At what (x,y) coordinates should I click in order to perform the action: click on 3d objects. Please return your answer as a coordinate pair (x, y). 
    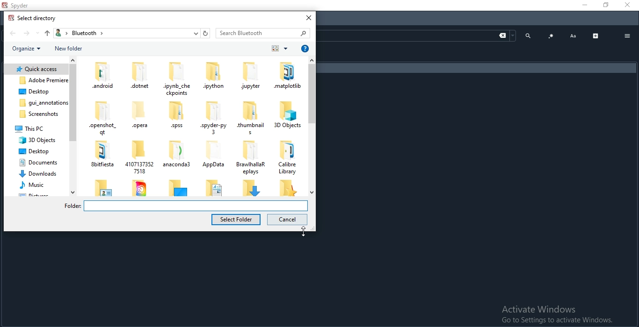
    Looking at the image, I should click on (286, 114).